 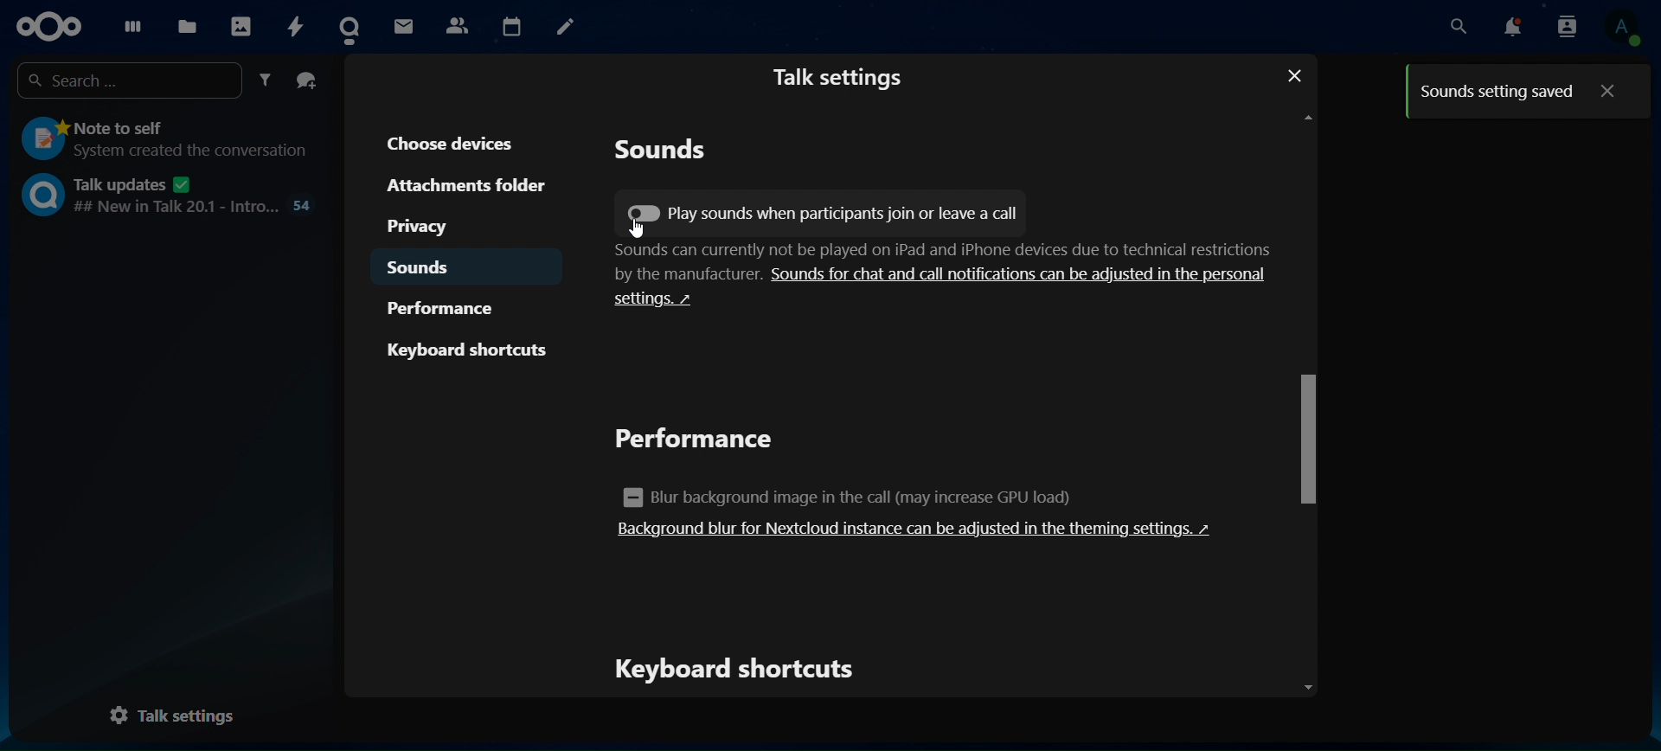 What do you see at coordinates (670, 275) in the screenshot?
I see `by the manufacturer` at bounding box center [670, 275].